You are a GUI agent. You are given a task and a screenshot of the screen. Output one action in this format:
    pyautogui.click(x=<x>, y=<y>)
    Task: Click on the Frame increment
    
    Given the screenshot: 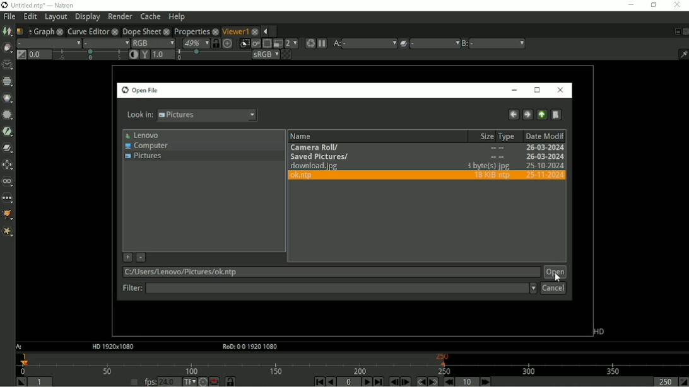 What is the action you would take?
    pyautogui.click(x=468, y=381)
    